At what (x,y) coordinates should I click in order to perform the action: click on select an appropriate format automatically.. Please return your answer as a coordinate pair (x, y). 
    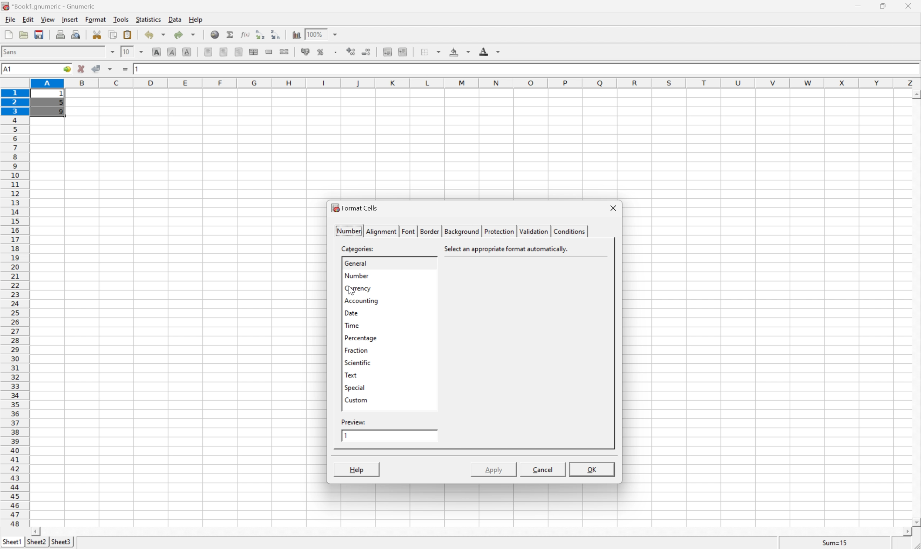
    Looking at the image, I should click on (509, 249).